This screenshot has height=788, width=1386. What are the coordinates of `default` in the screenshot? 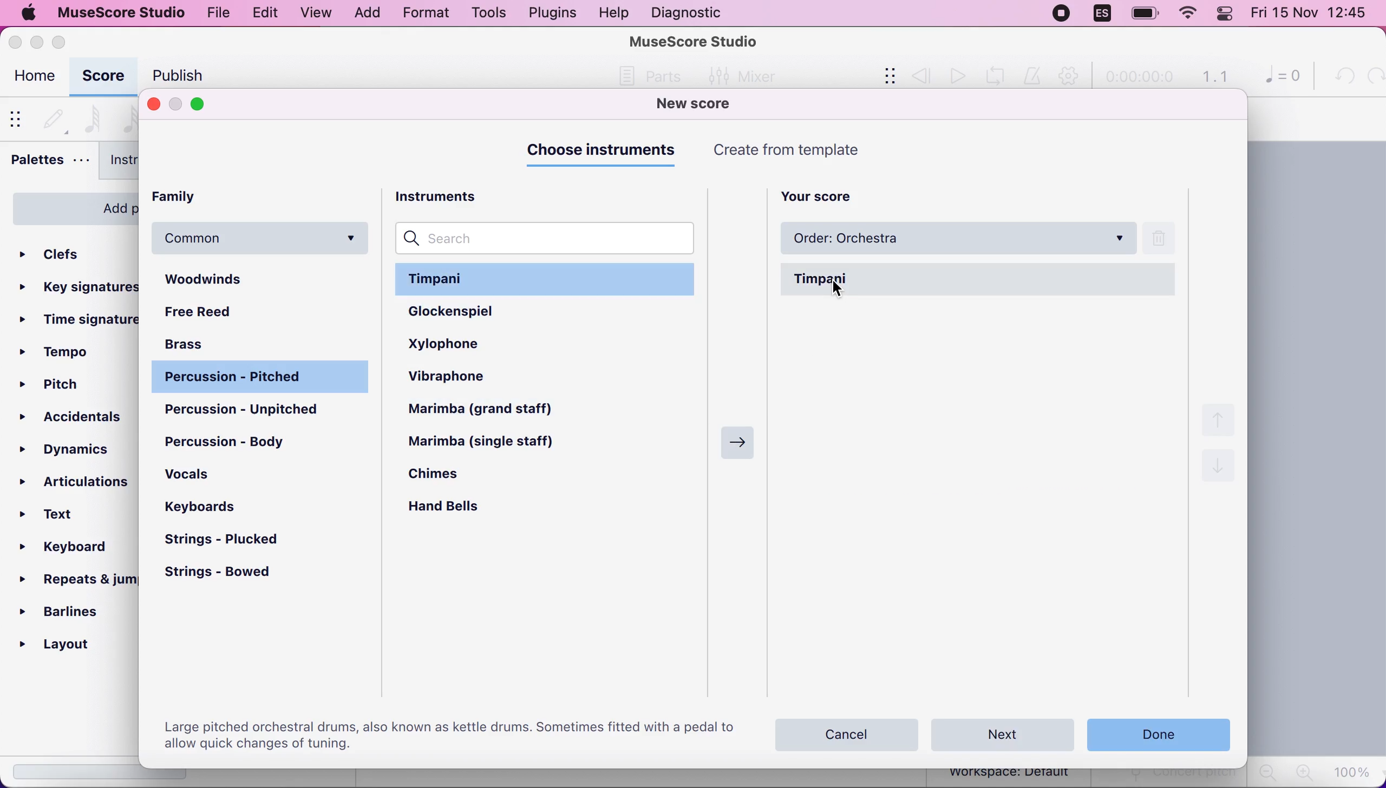 It's located at (54, 116).